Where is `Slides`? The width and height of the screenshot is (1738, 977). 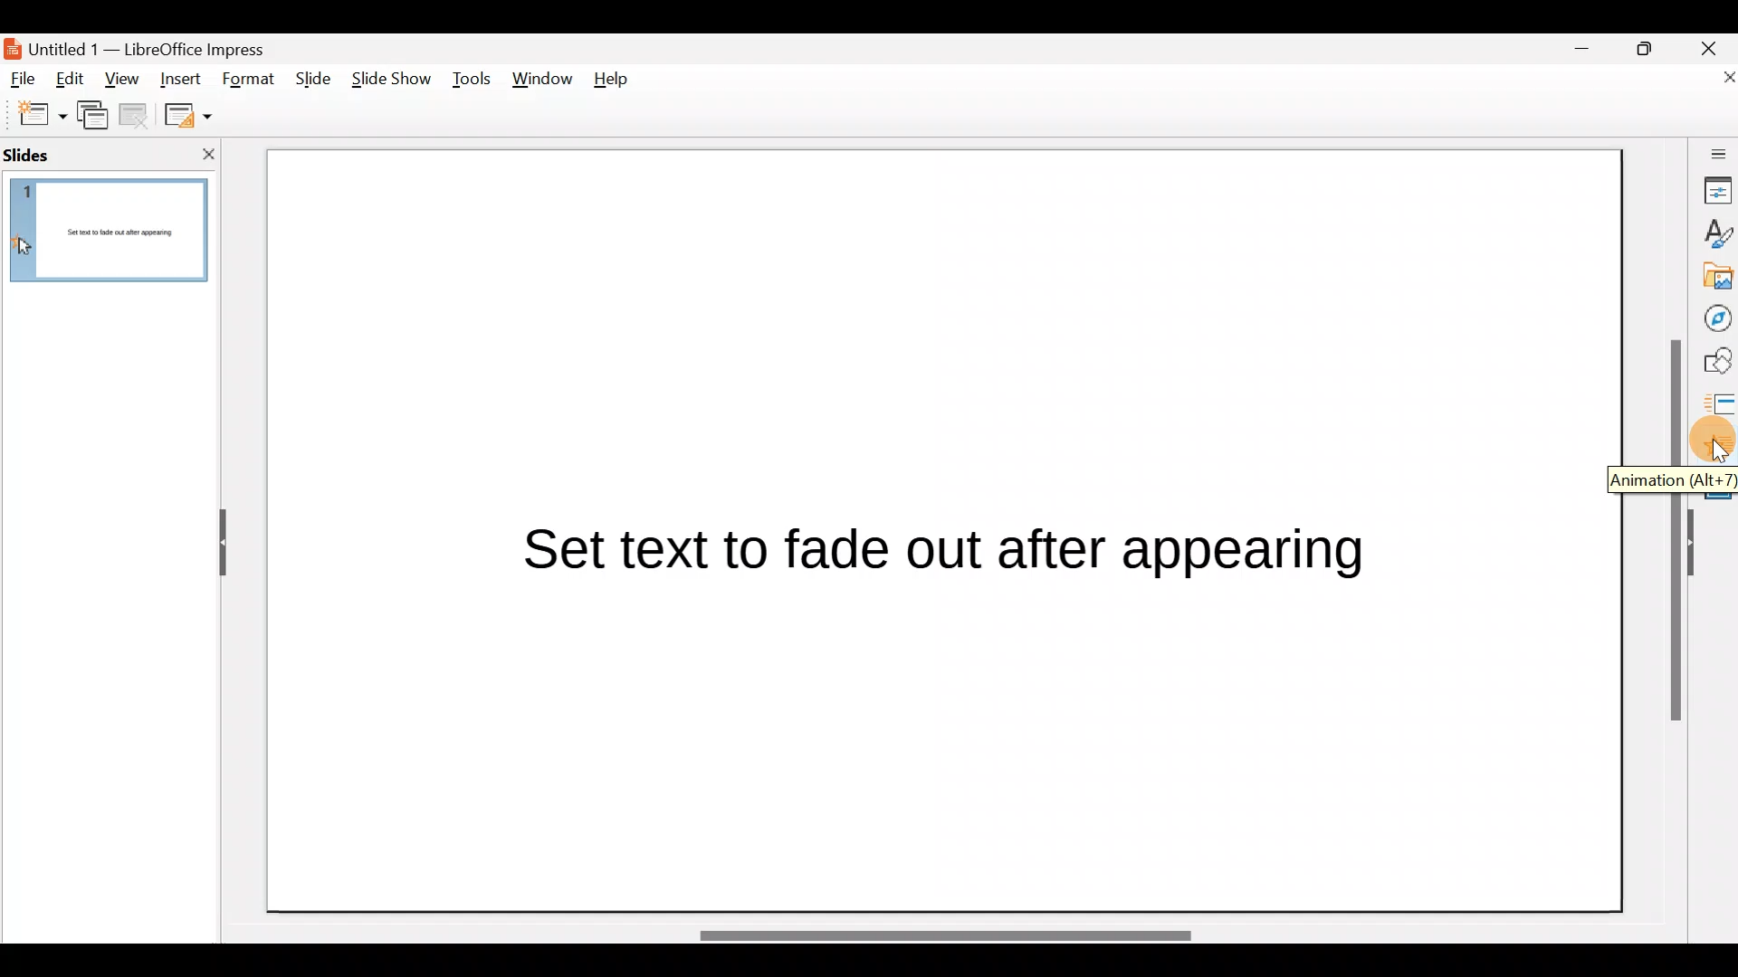 Slides is located at coordinates (58, 154).